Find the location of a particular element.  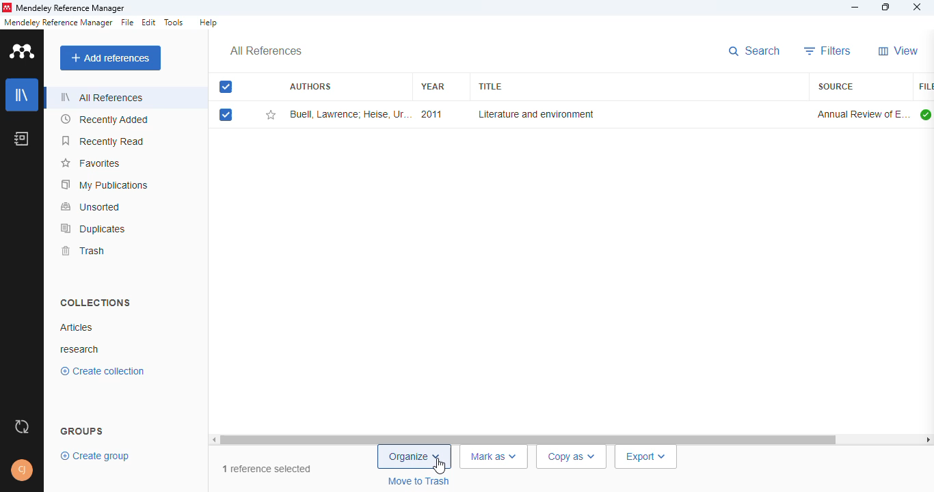

logo is located at coordinates (6, 8).